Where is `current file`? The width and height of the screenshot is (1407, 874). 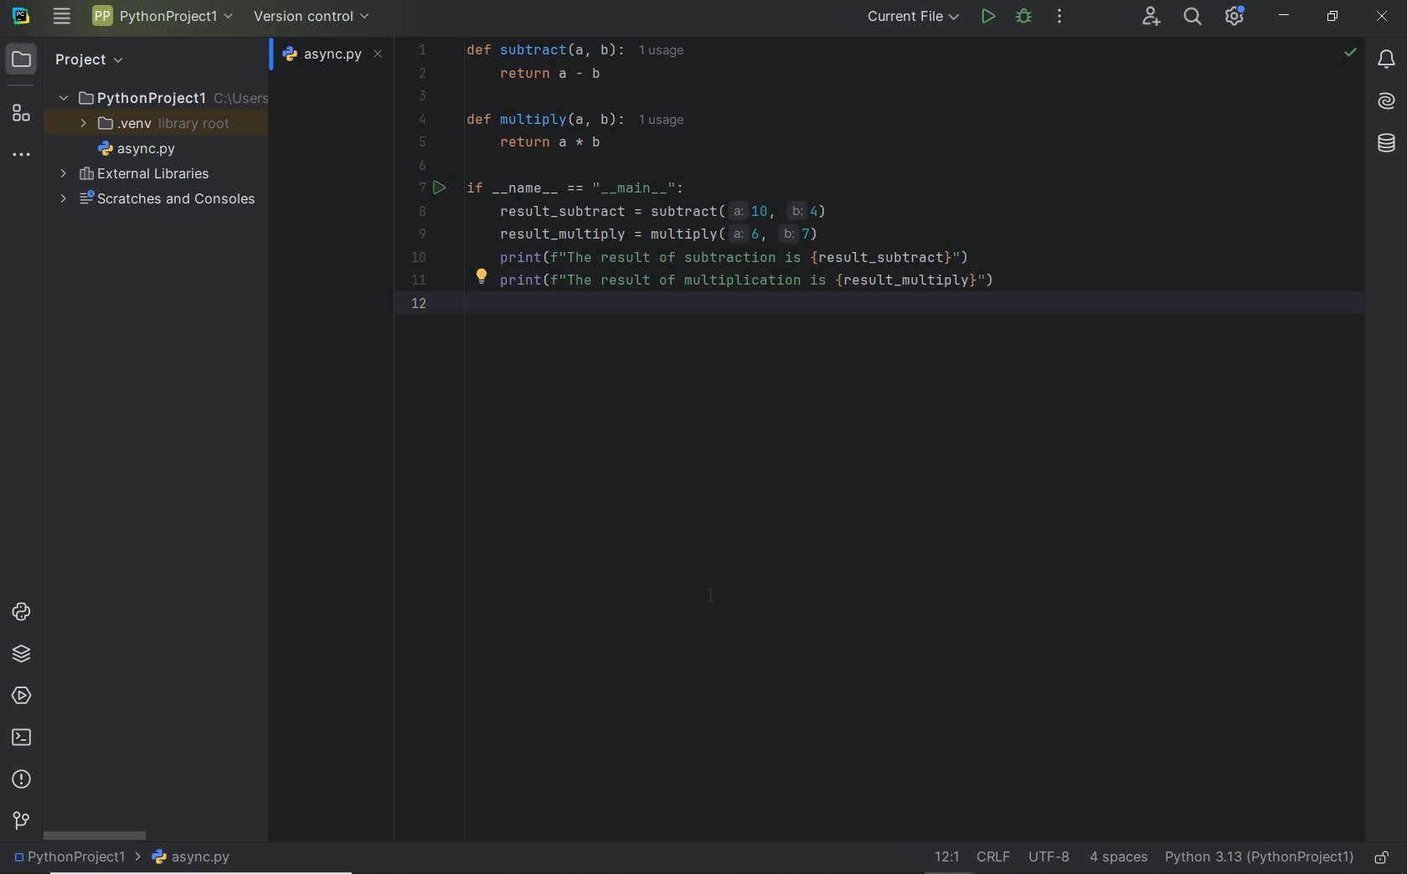
current file is located at coordinates (908, 18).